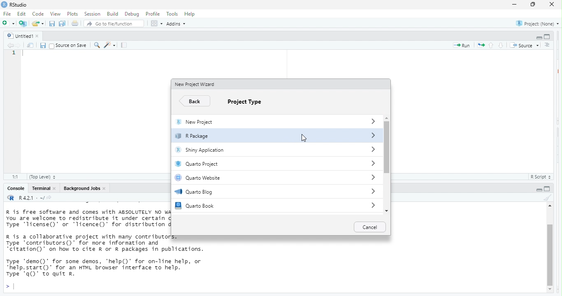  What do you see at coordinates (81, 189) in the screenshot?
I see `Background Jobs` at bounding box center [81, 189].